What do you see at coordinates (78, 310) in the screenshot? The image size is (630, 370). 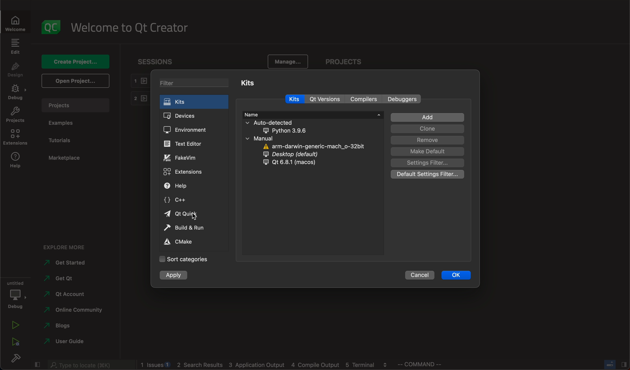 I see `community` at bounding box center [78, 310].